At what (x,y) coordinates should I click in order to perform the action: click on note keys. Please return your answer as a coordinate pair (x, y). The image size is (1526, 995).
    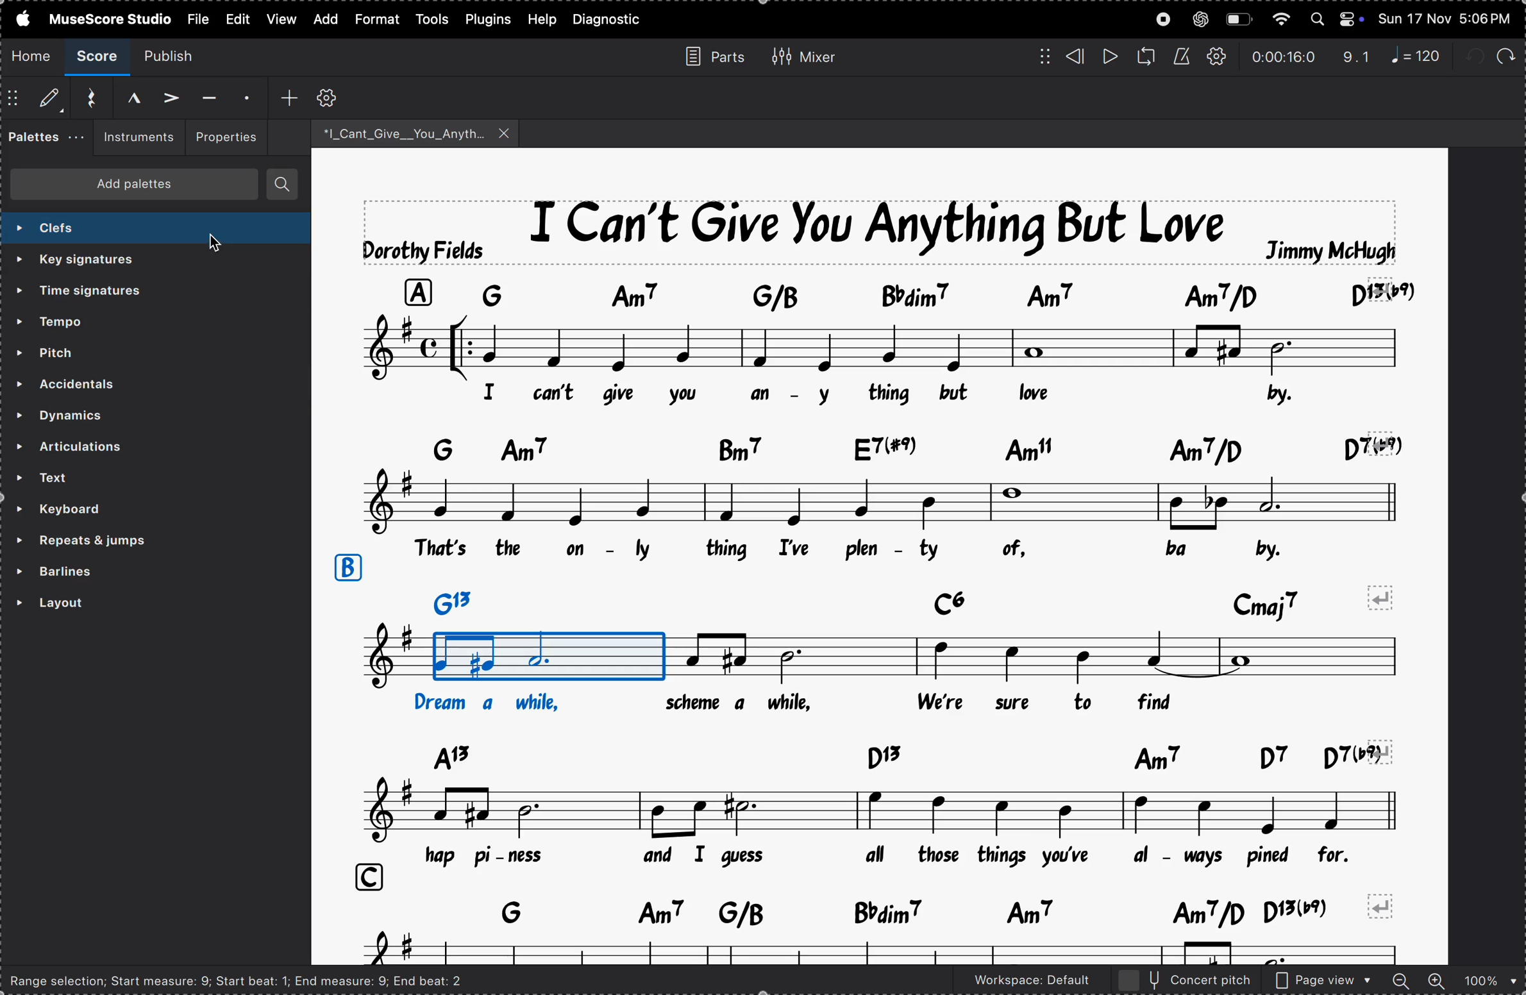
    Looking at the image, I should click on (895, 293).